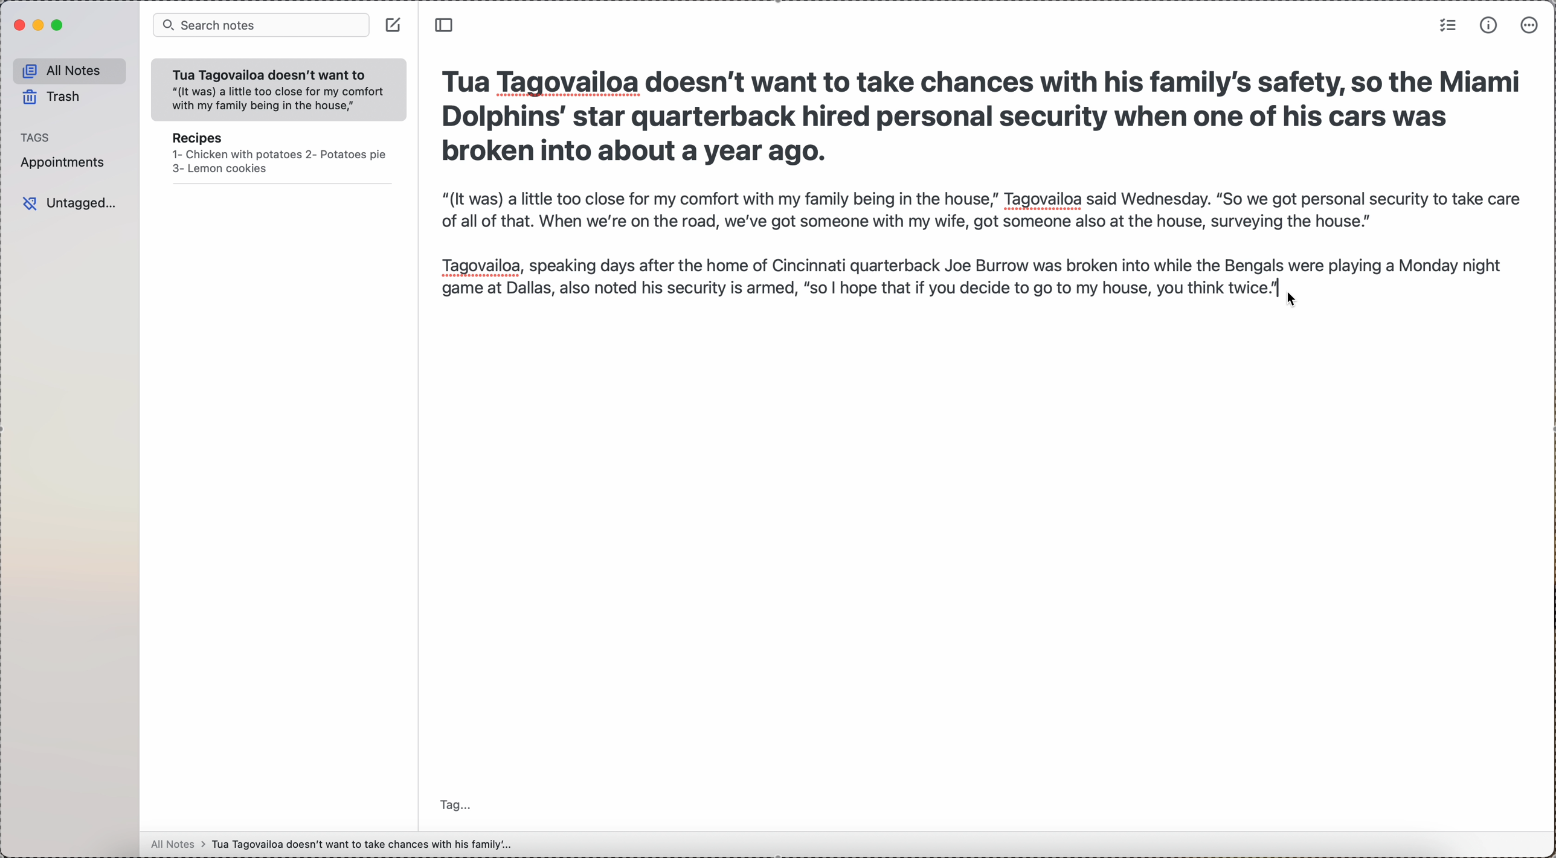 This screenshot has width=1556, height=858. I want to click on more options, so click(1529, 26).